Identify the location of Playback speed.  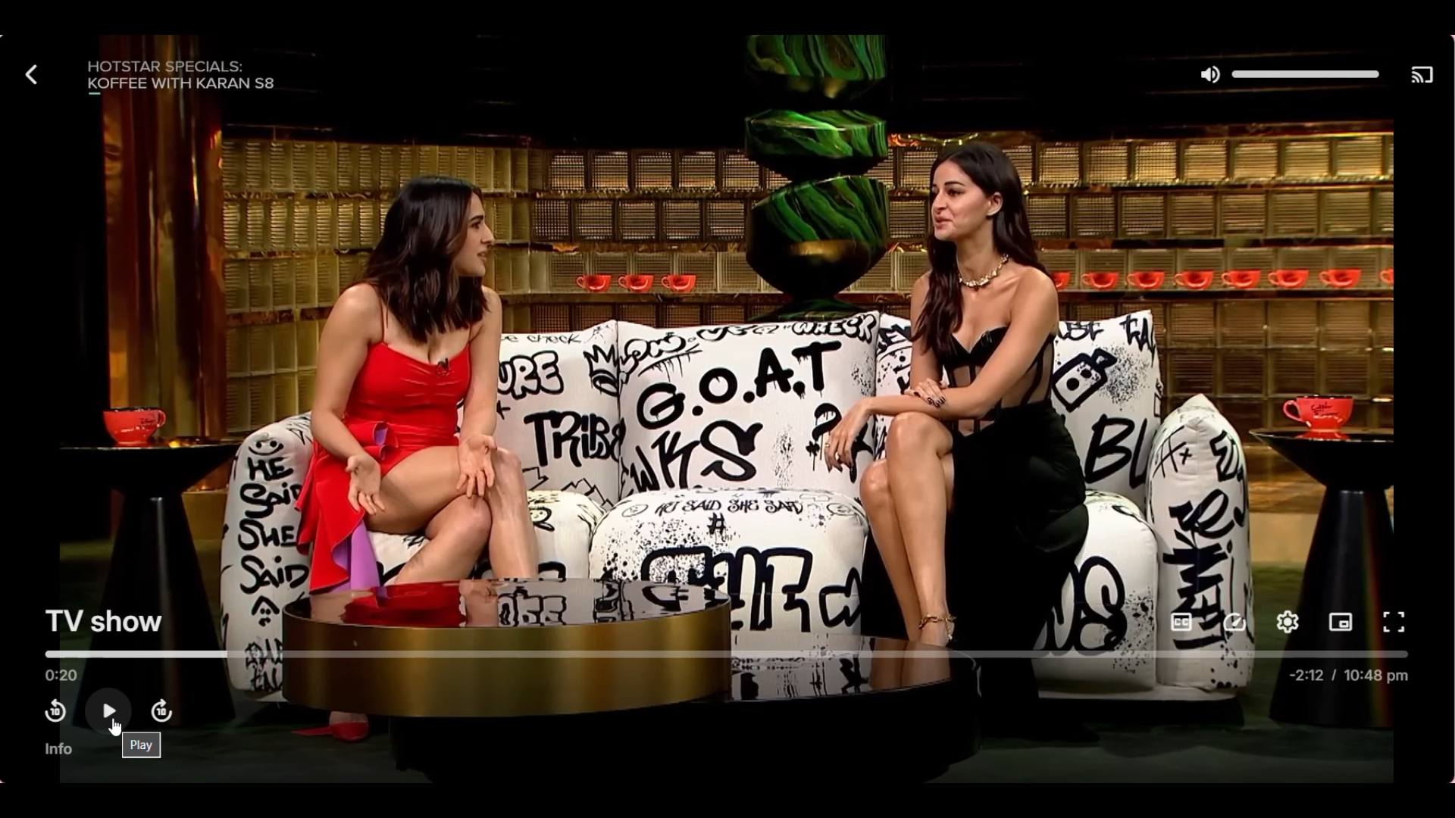
(1234, 623).